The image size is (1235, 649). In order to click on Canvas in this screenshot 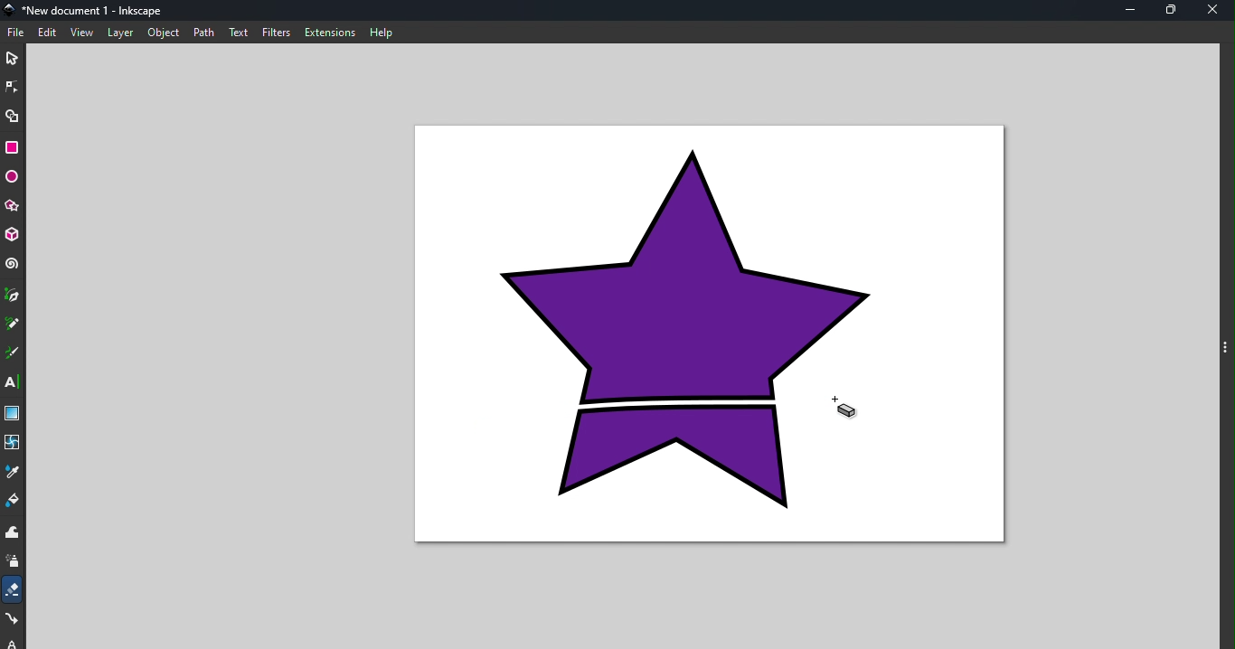, I will do `click(701, 337)`.